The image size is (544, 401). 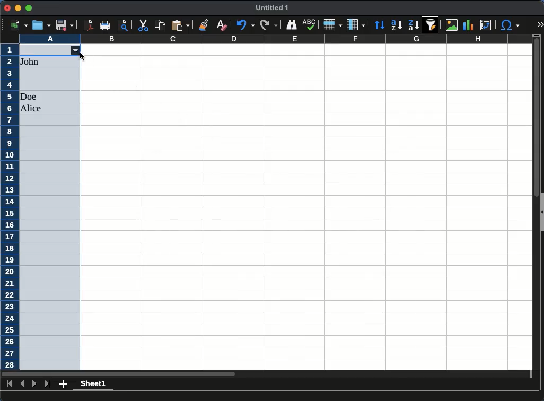 I want to click on close, so click(x=7, y=8).